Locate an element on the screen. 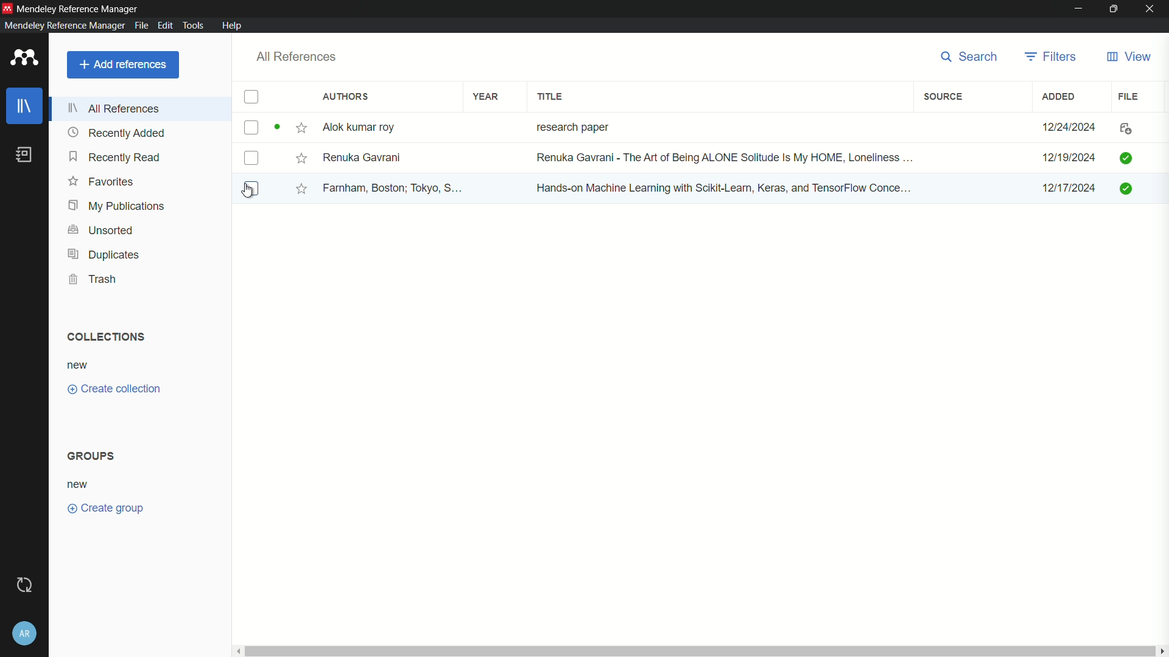  scrollbar is located at coordinates (701, 651).